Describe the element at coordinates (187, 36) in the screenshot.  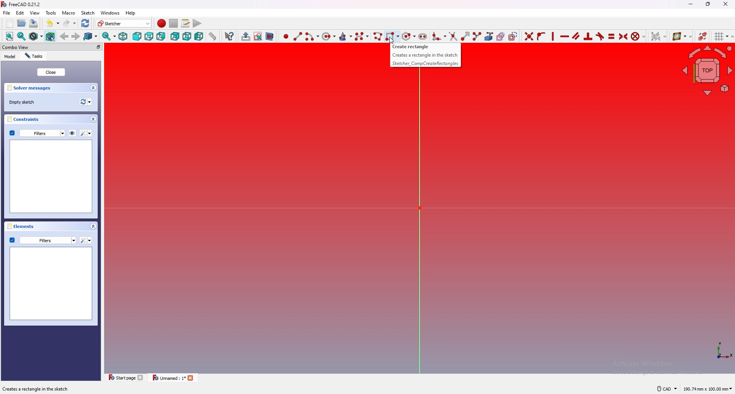
I see `bottom` at that location.